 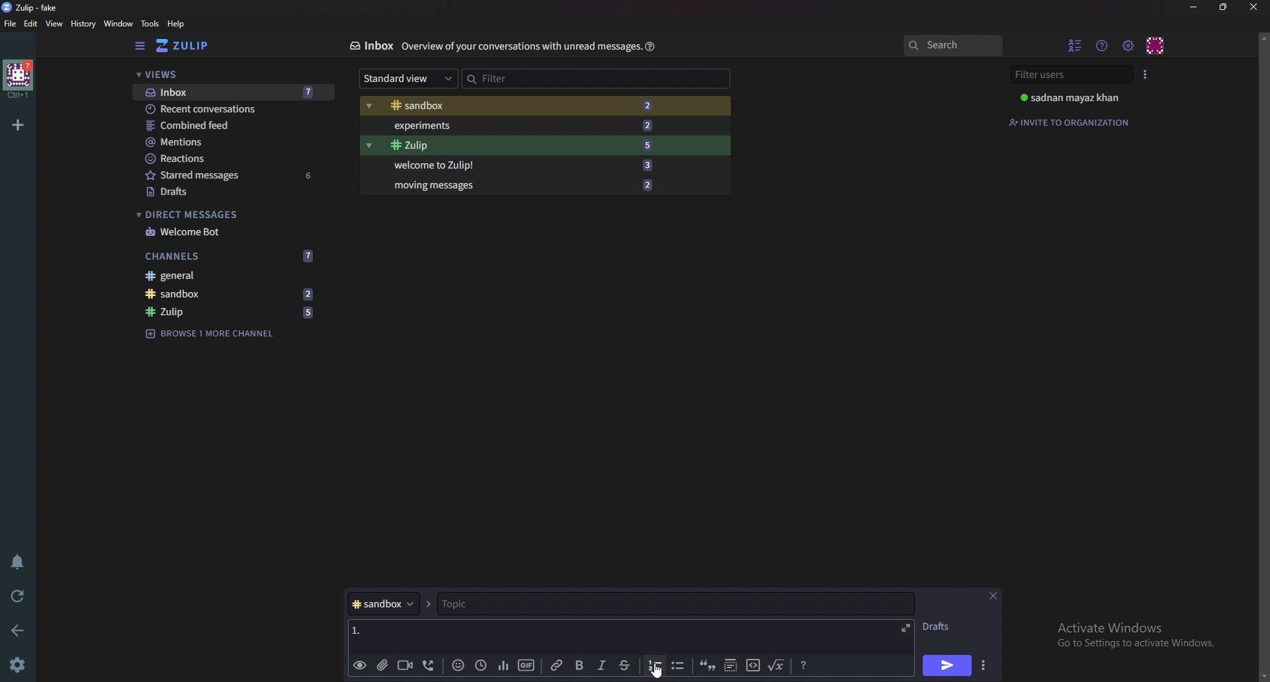 I want to click on Reload, so click(x=20, y=595).